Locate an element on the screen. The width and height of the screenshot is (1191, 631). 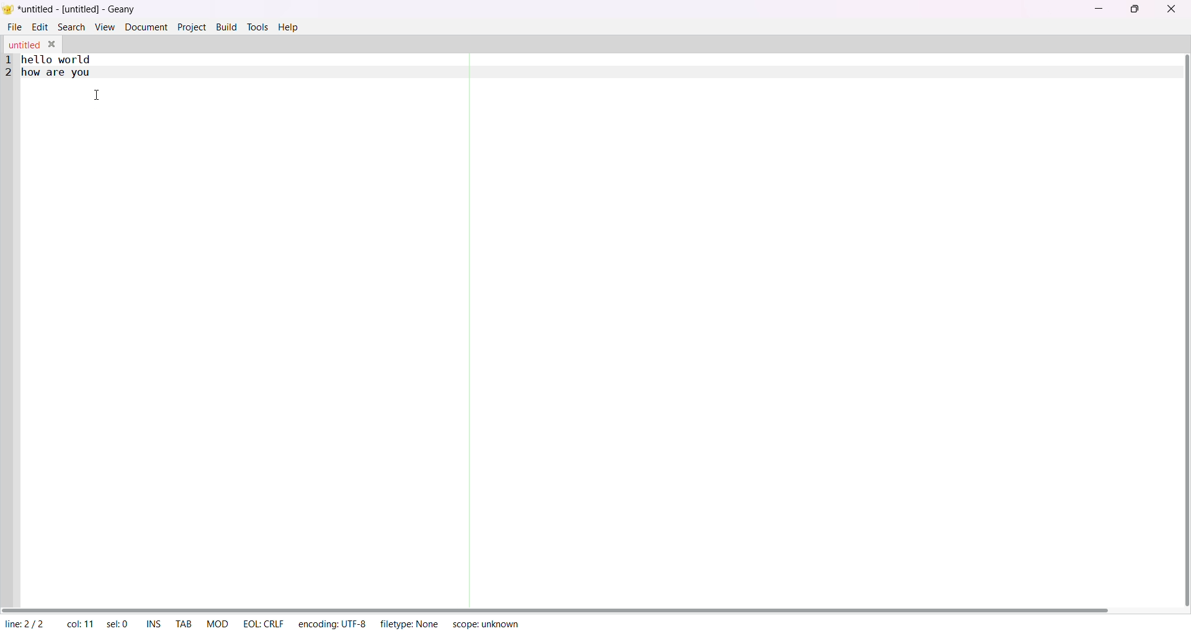
tab name is located at coordinates (24, 44).